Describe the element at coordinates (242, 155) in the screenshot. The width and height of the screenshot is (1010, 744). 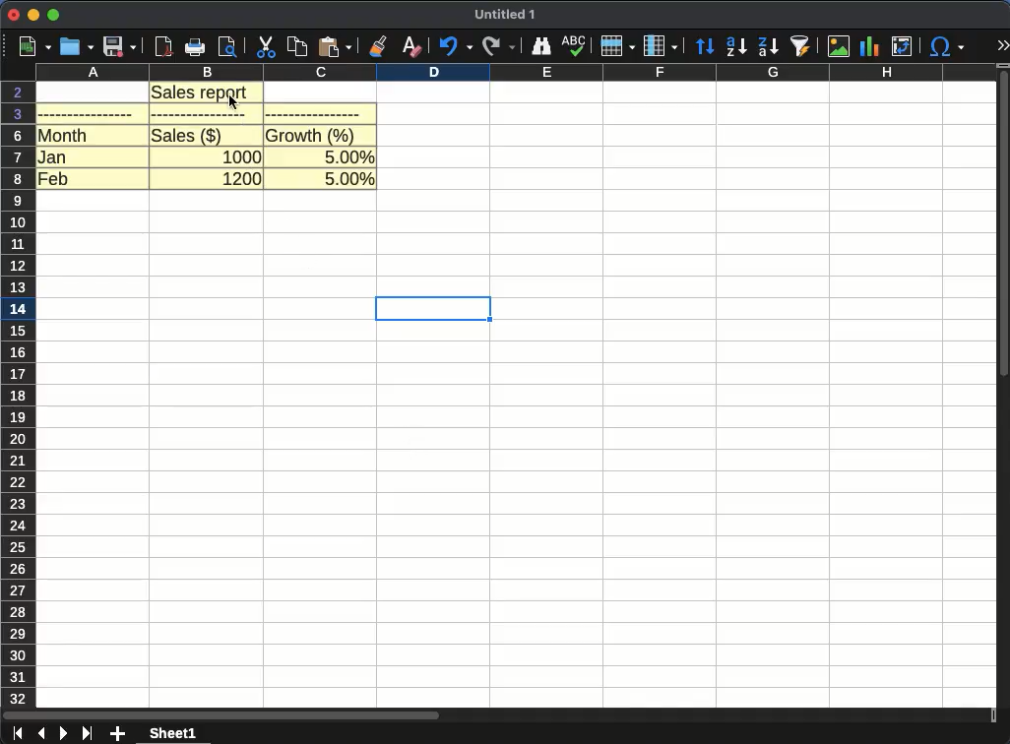
I see `1000` at that location.